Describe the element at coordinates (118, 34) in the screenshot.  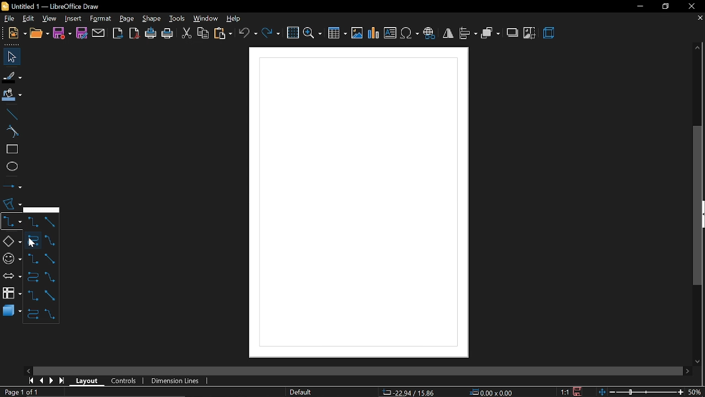
I see `export` at that location.